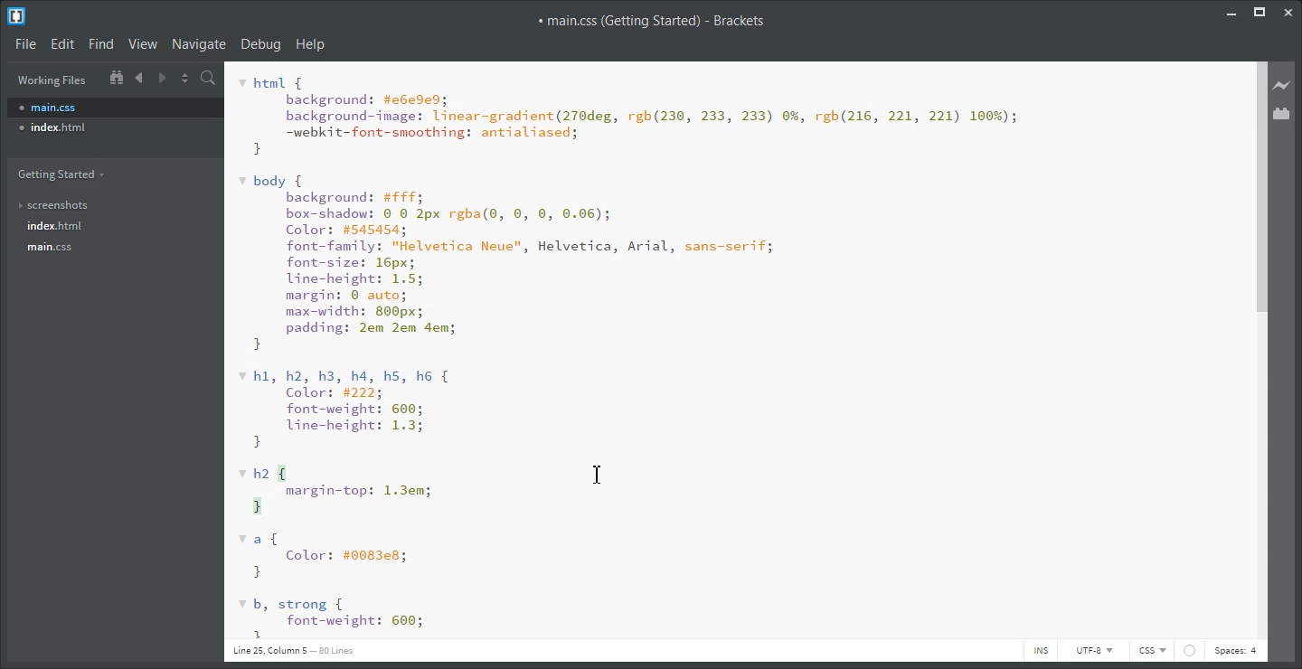 The width and height of the screenshot is (1302, 669). Describe the element at coordinates (311, 43) in the screenshot. I see `Help` at that location.